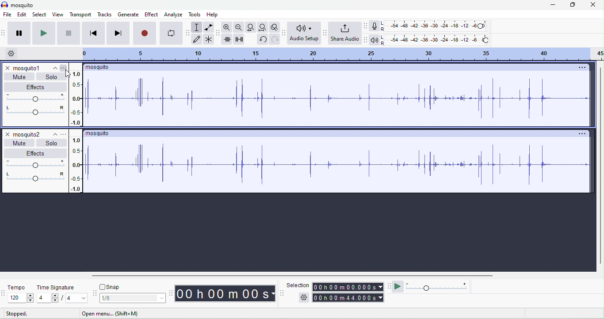 This screenshot has width=604, height=319. Describe the element at coordinates (20, 298) in the screenshot. I see `select tempo` at that location.